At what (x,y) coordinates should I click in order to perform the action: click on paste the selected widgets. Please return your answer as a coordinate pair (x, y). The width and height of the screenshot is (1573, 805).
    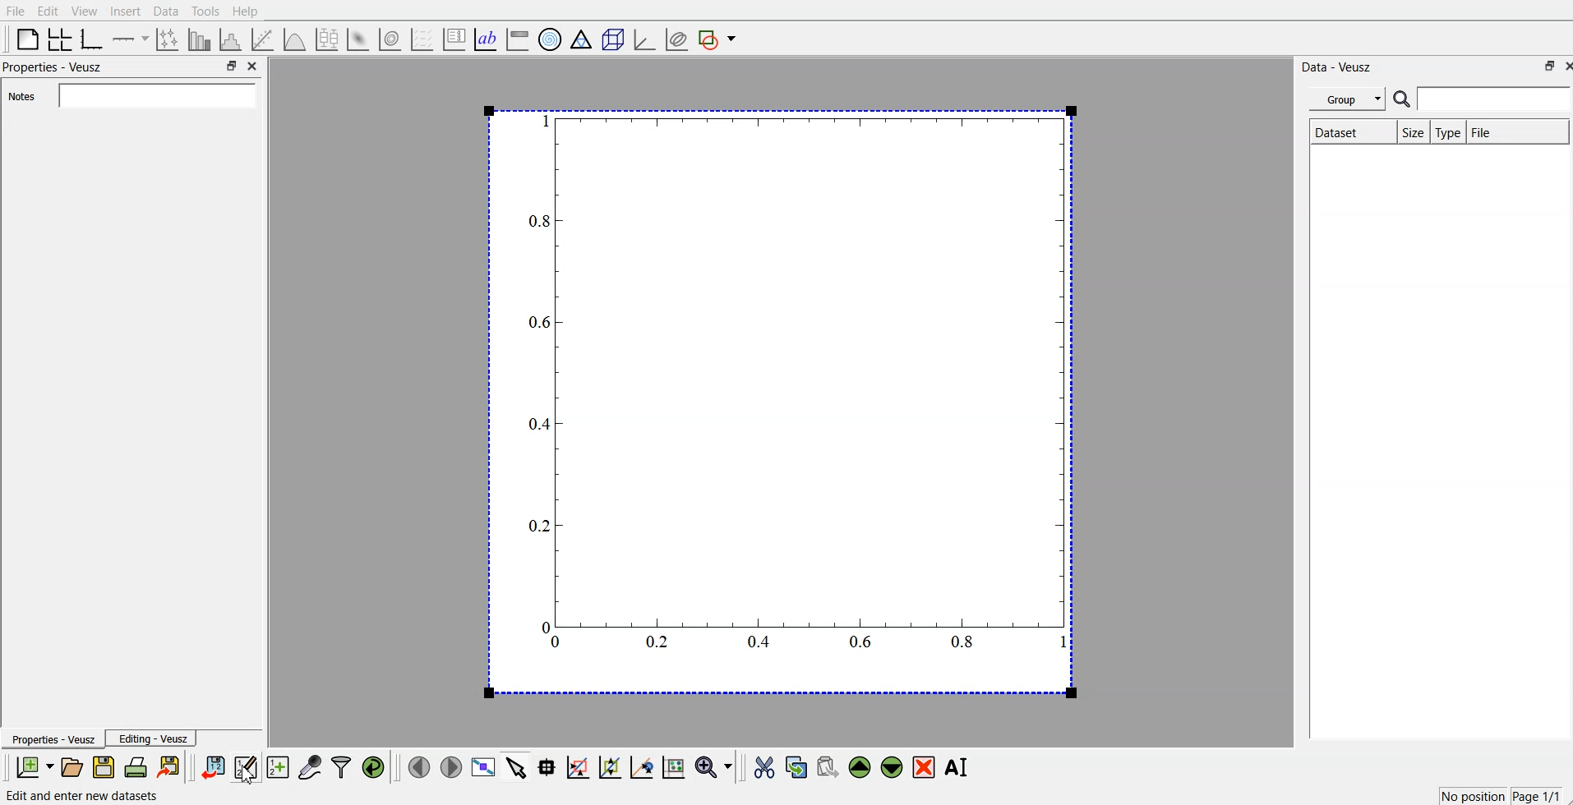
    Looking at the image, I should click on (828, 768).